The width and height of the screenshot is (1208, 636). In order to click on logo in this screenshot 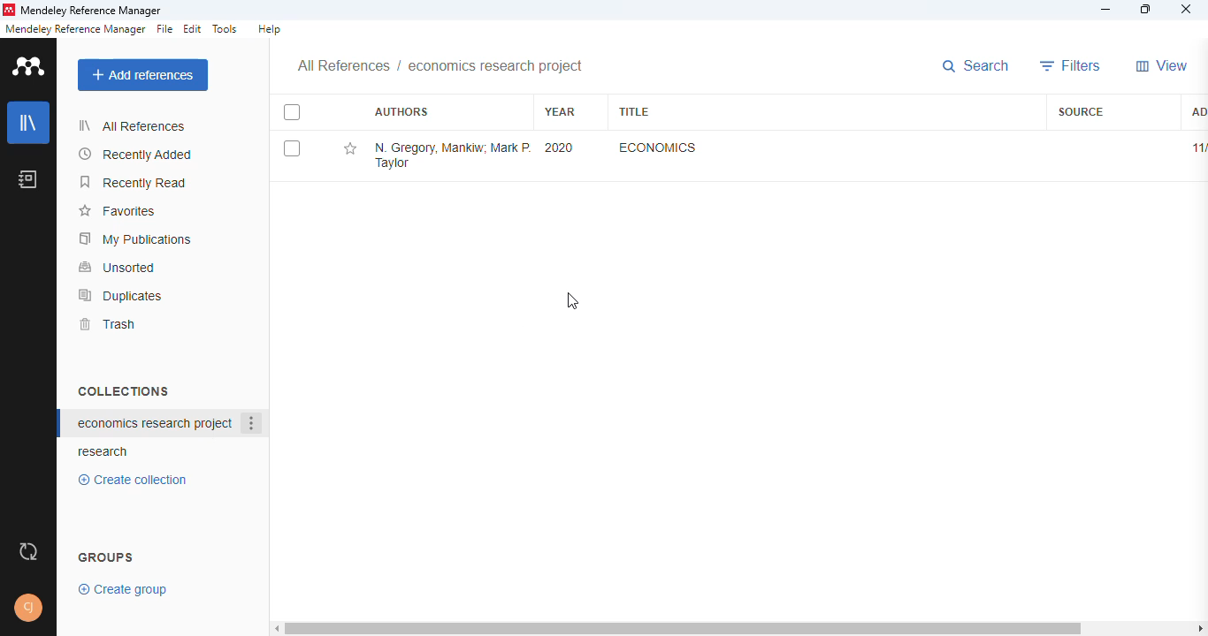, I will do `click(30, 65)`.